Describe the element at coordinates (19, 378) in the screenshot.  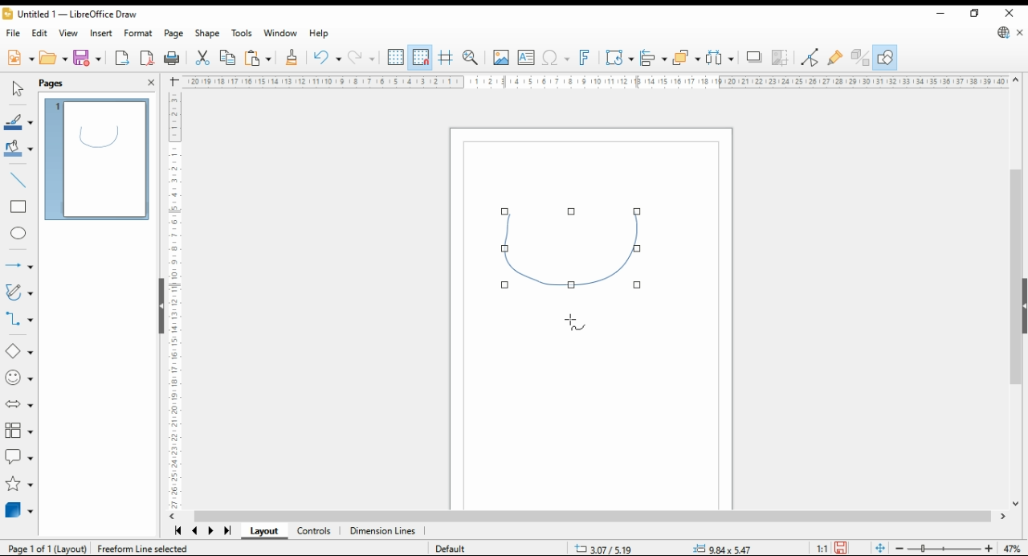
I see `symbol shapes` at that location.